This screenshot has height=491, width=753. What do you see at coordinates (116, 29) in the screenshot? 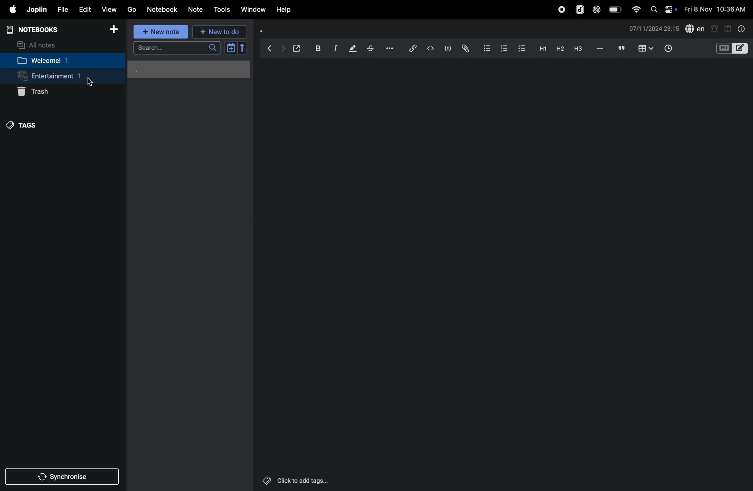
I see `add` at bounding box center [116, 29].